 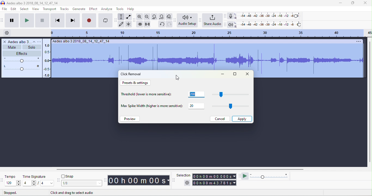 What do you see at coordinates (135, 83) in the screenshot?
I see `preset and settings` at bounding box center [135, 83].